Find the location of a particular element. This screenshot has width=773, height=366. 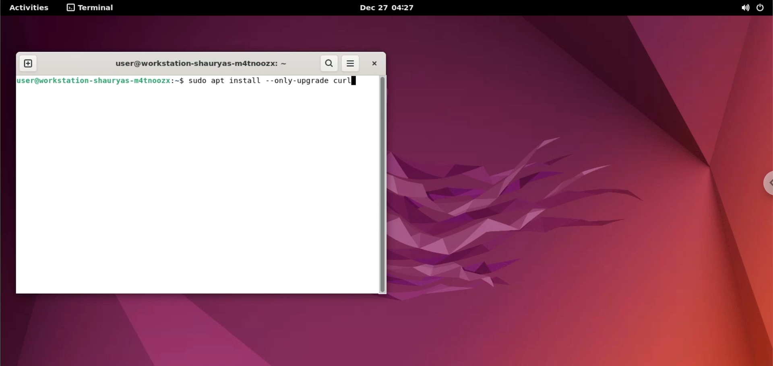

user@workstation-shauryas-m4tnoozx:-$ is located at coordinates (100, 81).